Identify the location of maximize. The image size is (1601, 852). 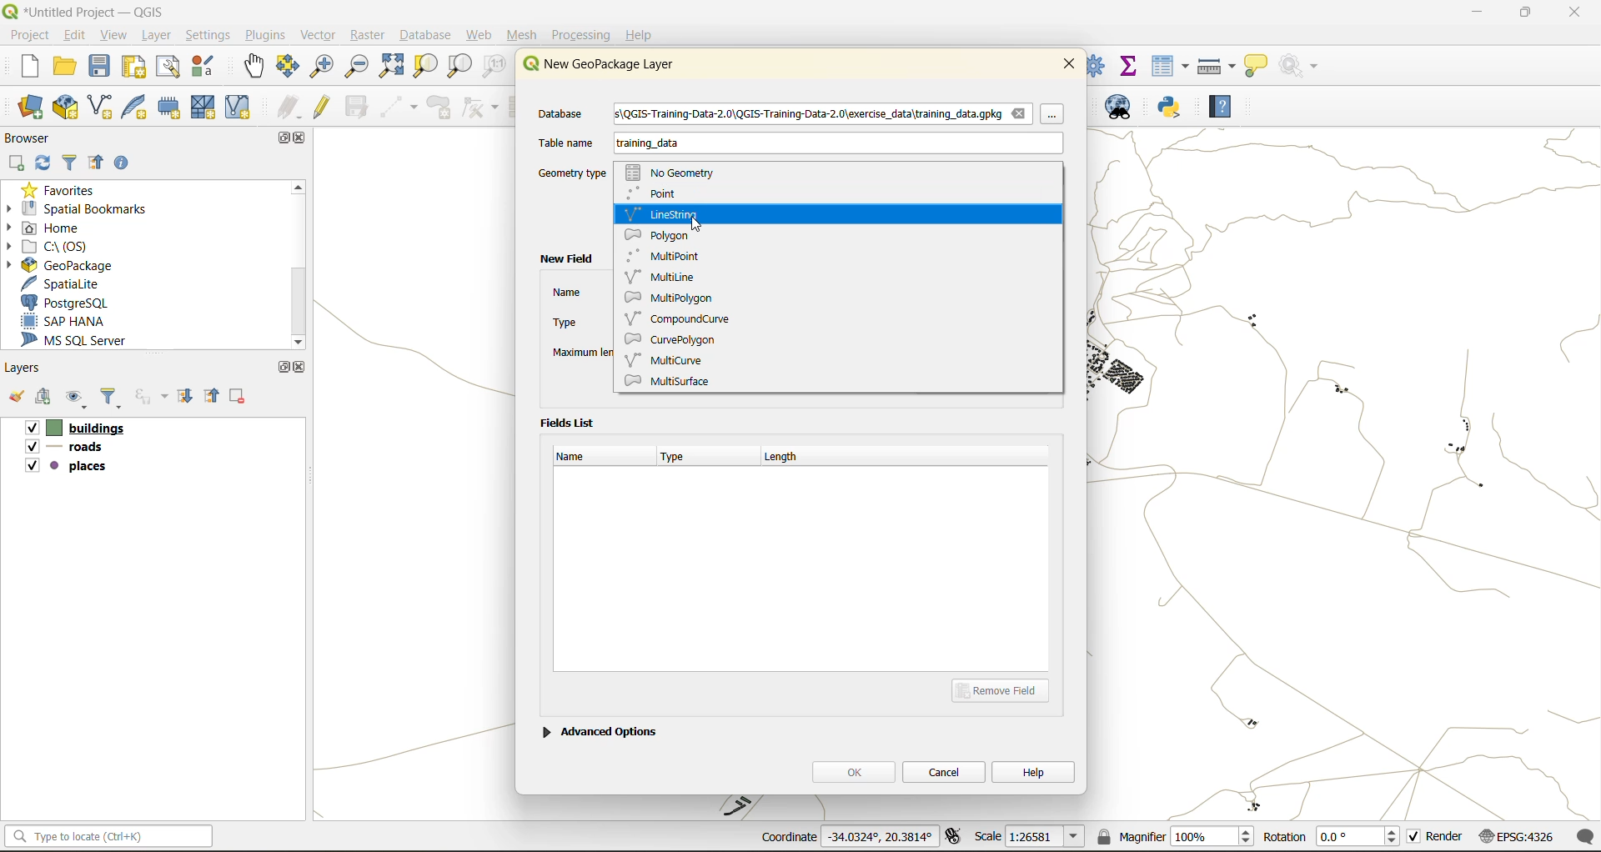
(283, 367).